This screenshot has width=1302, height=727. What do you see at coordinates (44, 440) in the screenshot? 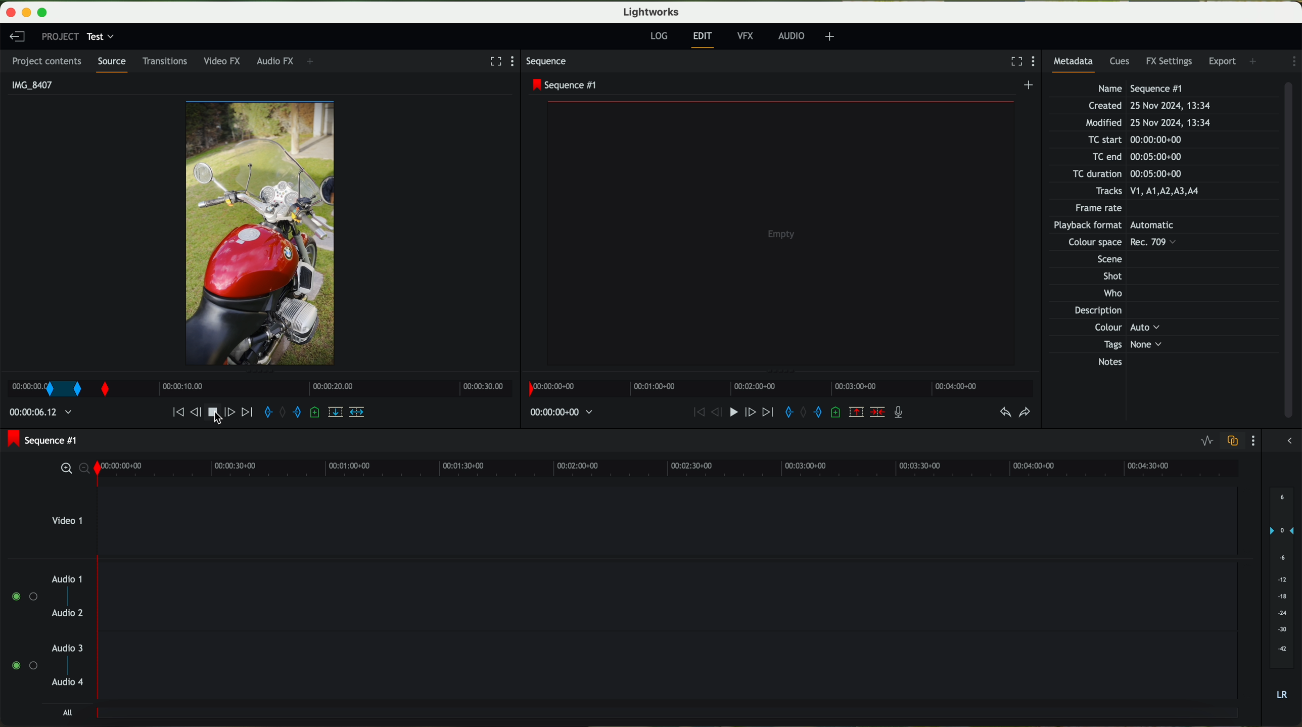
I see `sequence #1` at bounding box center [44, 440].